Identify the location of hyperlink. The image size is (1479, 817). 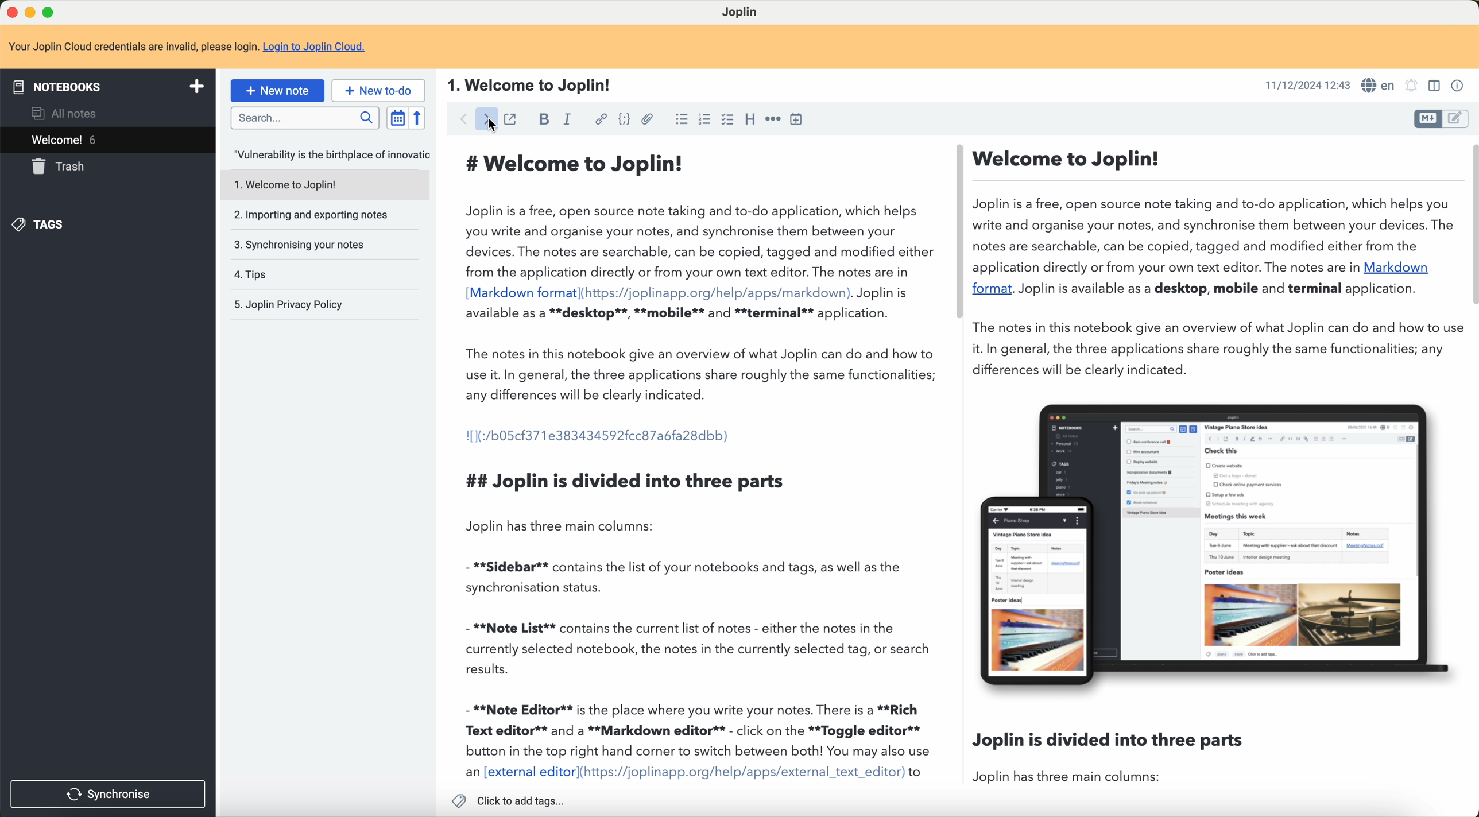
(597, 119).